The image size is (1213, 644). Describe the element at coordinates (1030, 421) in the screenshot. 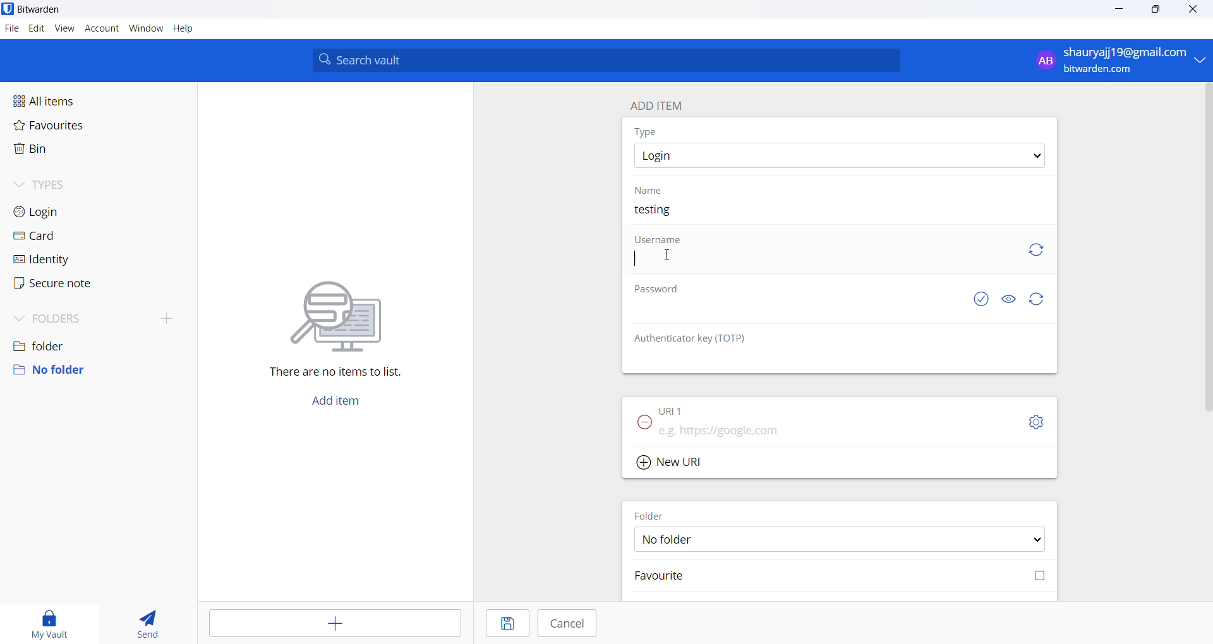

I see `URL setting` at that location.